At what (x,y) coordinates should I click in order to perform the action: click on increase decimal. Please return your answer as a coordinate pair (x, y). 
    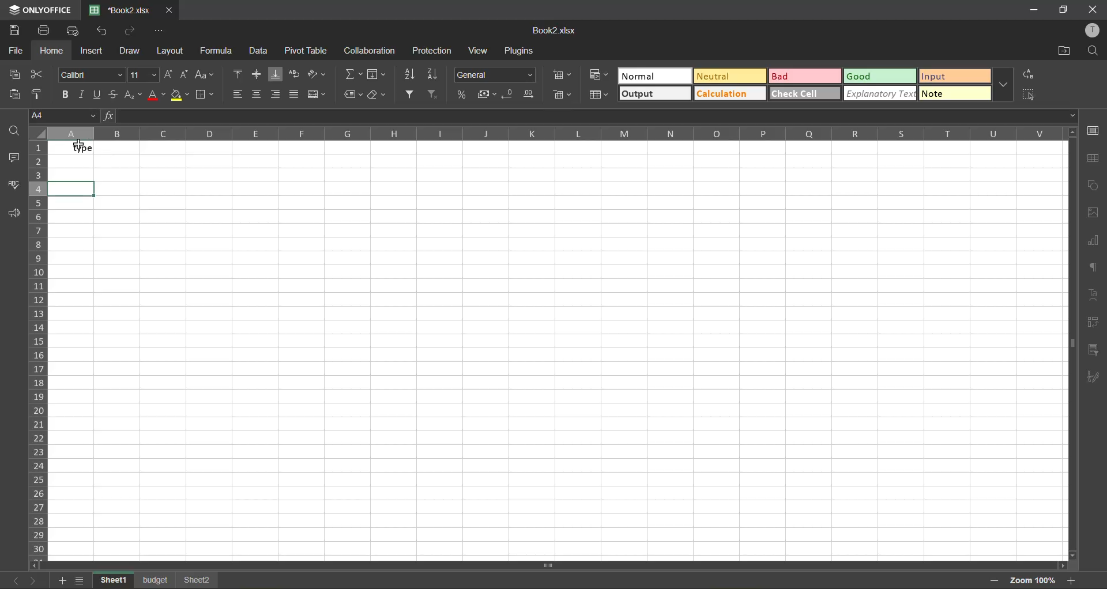
    Looking at the image, I should click on (531, 96).